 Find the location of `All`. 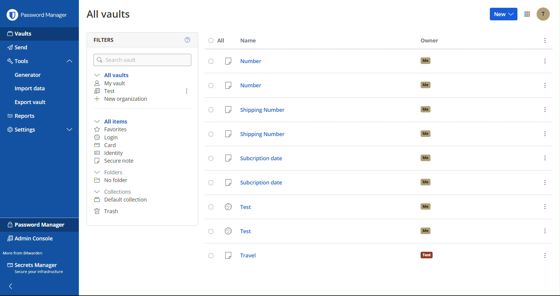

All is located at coordinates (219, 40).